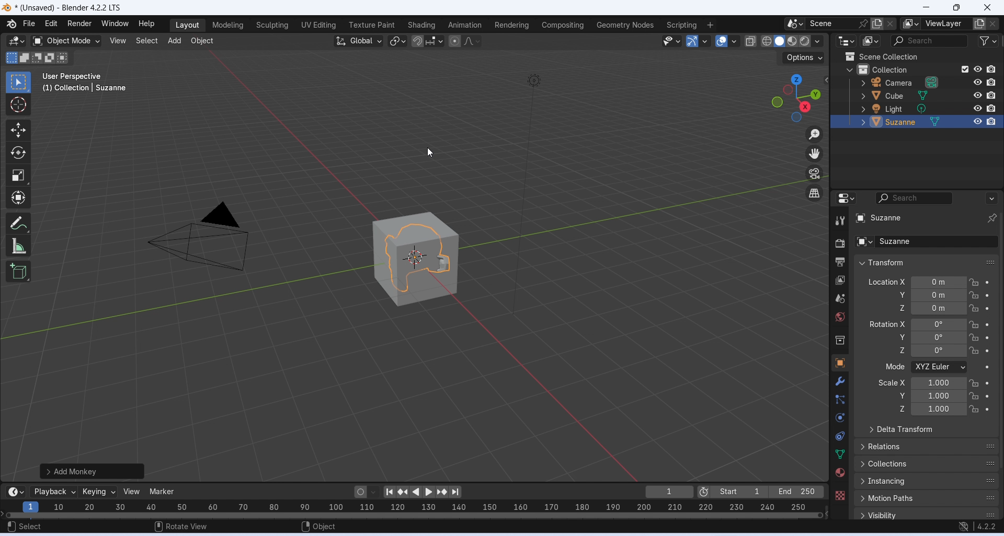 The image size is (1004, 536). Describe the element at coordinates (840, 245) in the screenshot. I see `render` at that location.